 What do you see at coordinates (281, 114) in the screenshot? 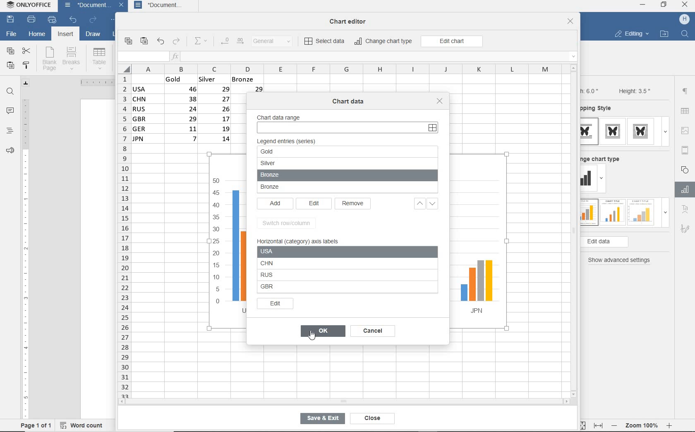
I see `chart data range` at bounding box center [281, 114].